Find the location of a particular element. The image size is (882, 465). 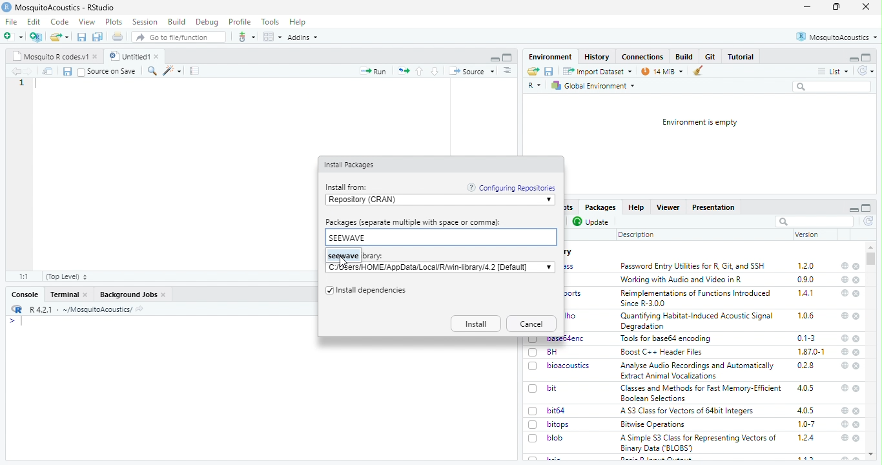

close is located at coordinates (857, 317).